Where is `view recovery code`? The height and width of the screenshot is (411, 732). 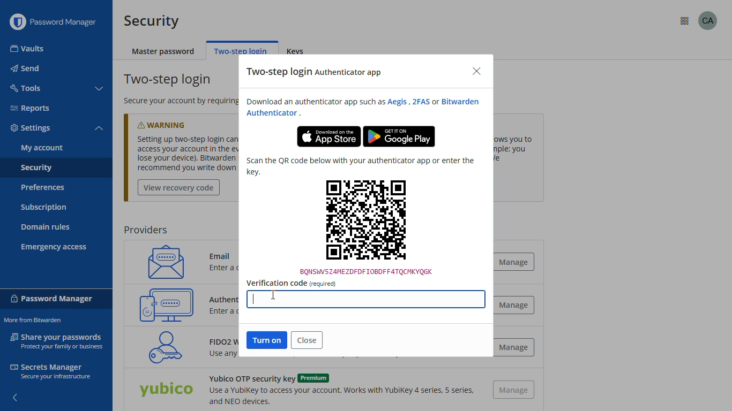 view recovery code is located at coordinates (179, 188).